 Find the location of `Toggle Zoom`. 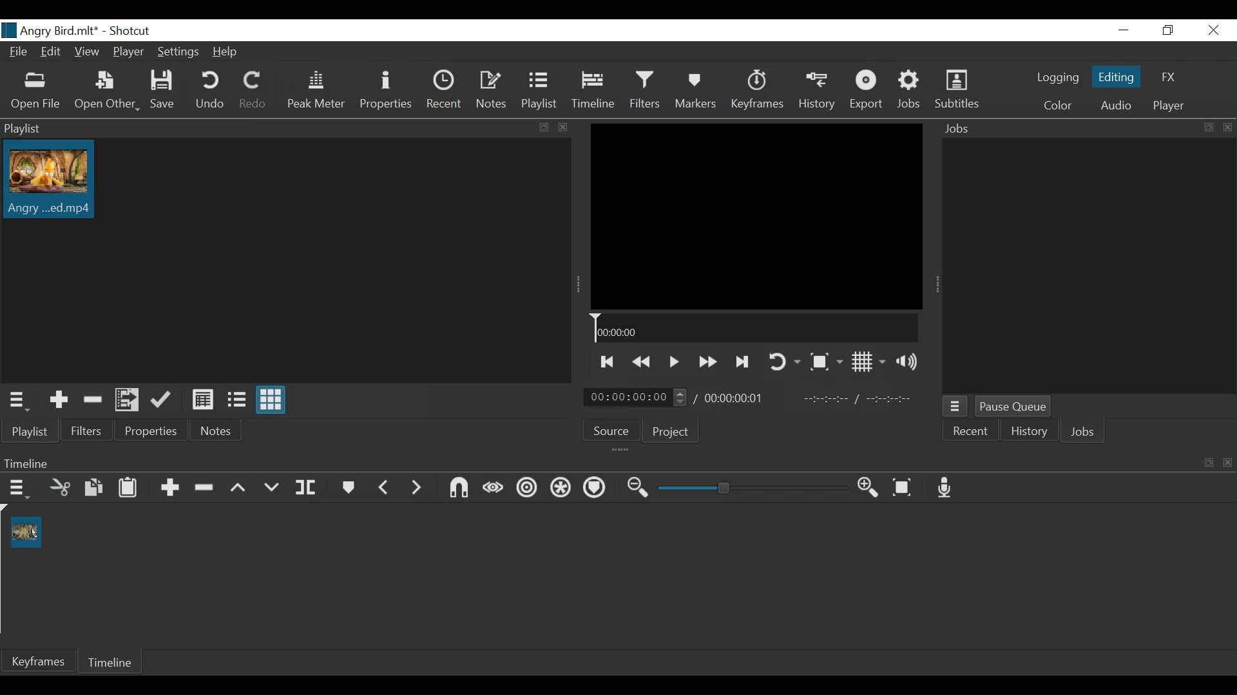

Toggle Zoom is located at coordinates (825, 361).